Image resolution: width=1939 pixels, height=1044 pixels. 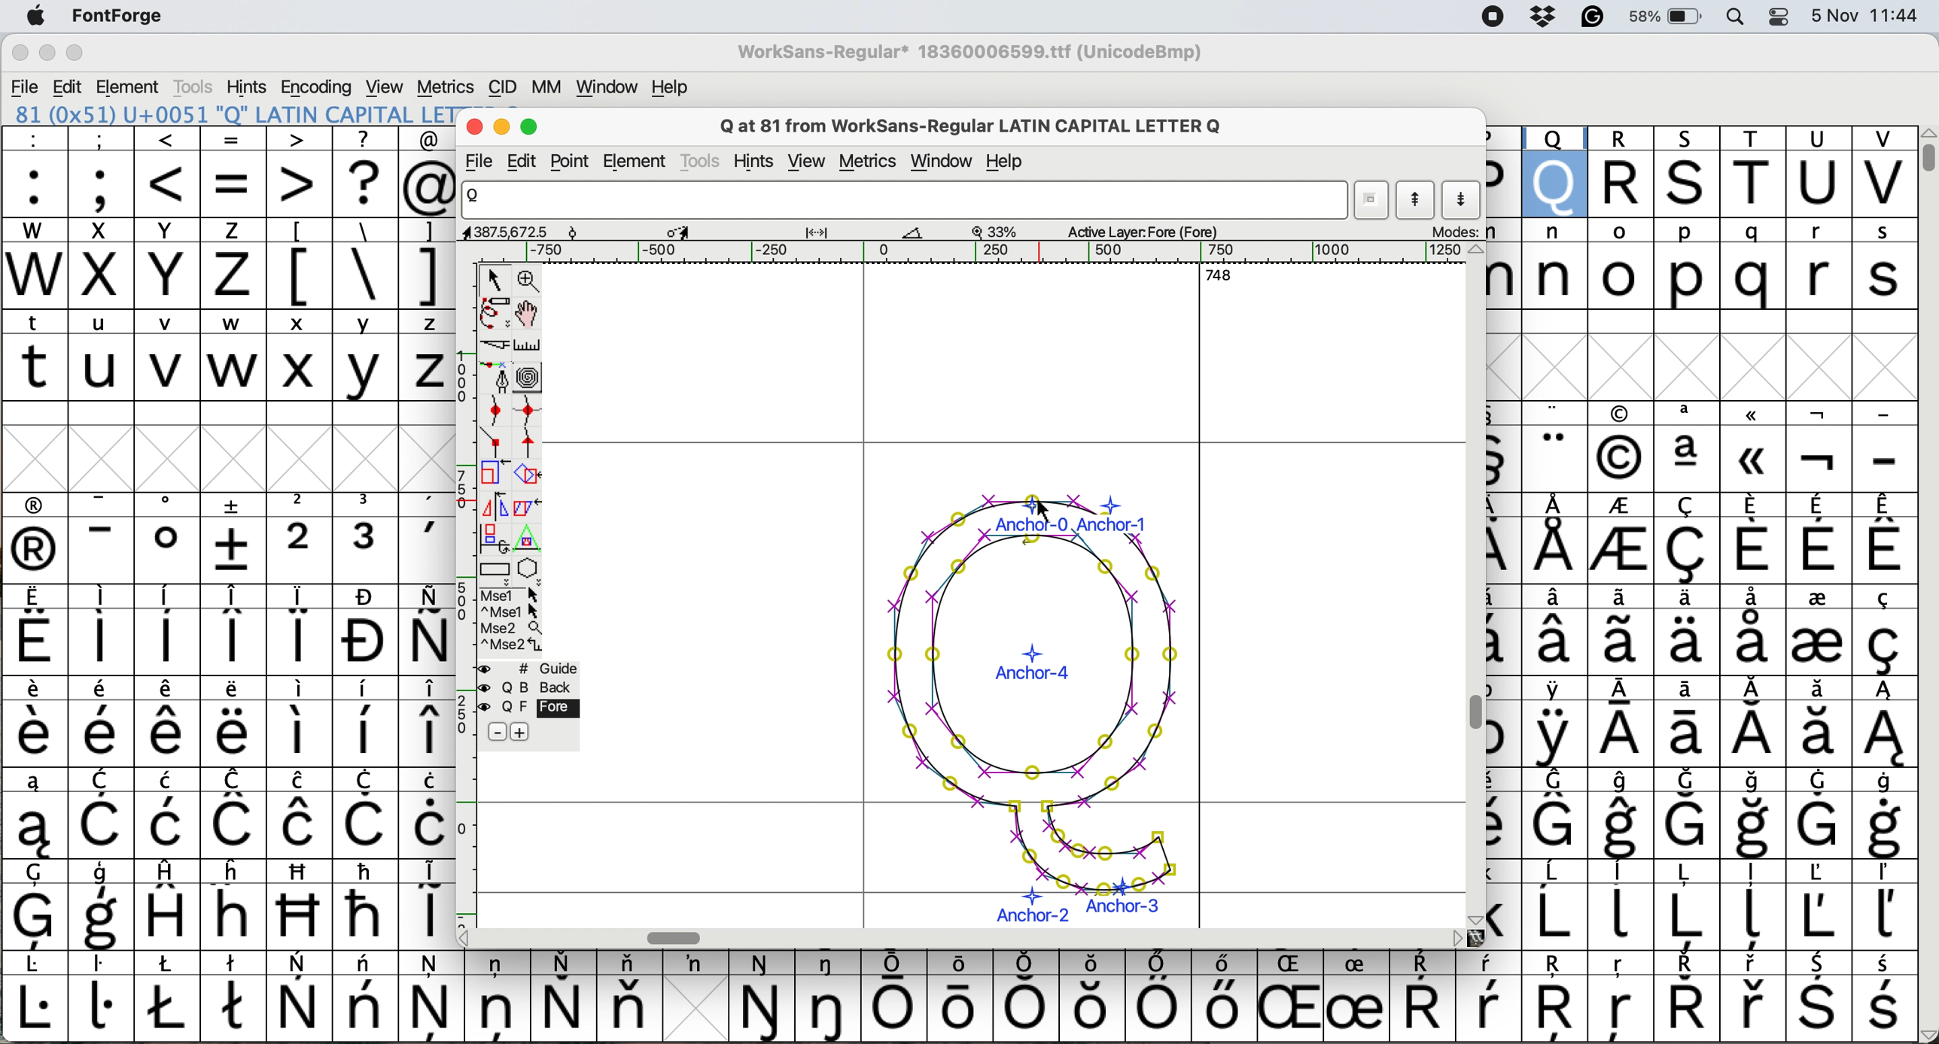 I want to click on add a comer point, so click(x=496, y=443).